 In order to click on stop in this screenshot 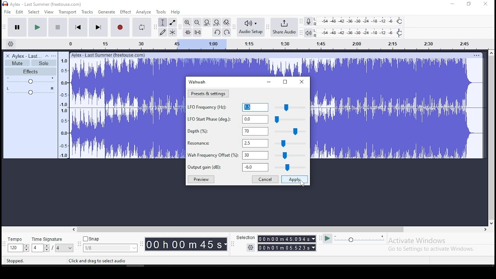, I will do `click(58, 27)`.